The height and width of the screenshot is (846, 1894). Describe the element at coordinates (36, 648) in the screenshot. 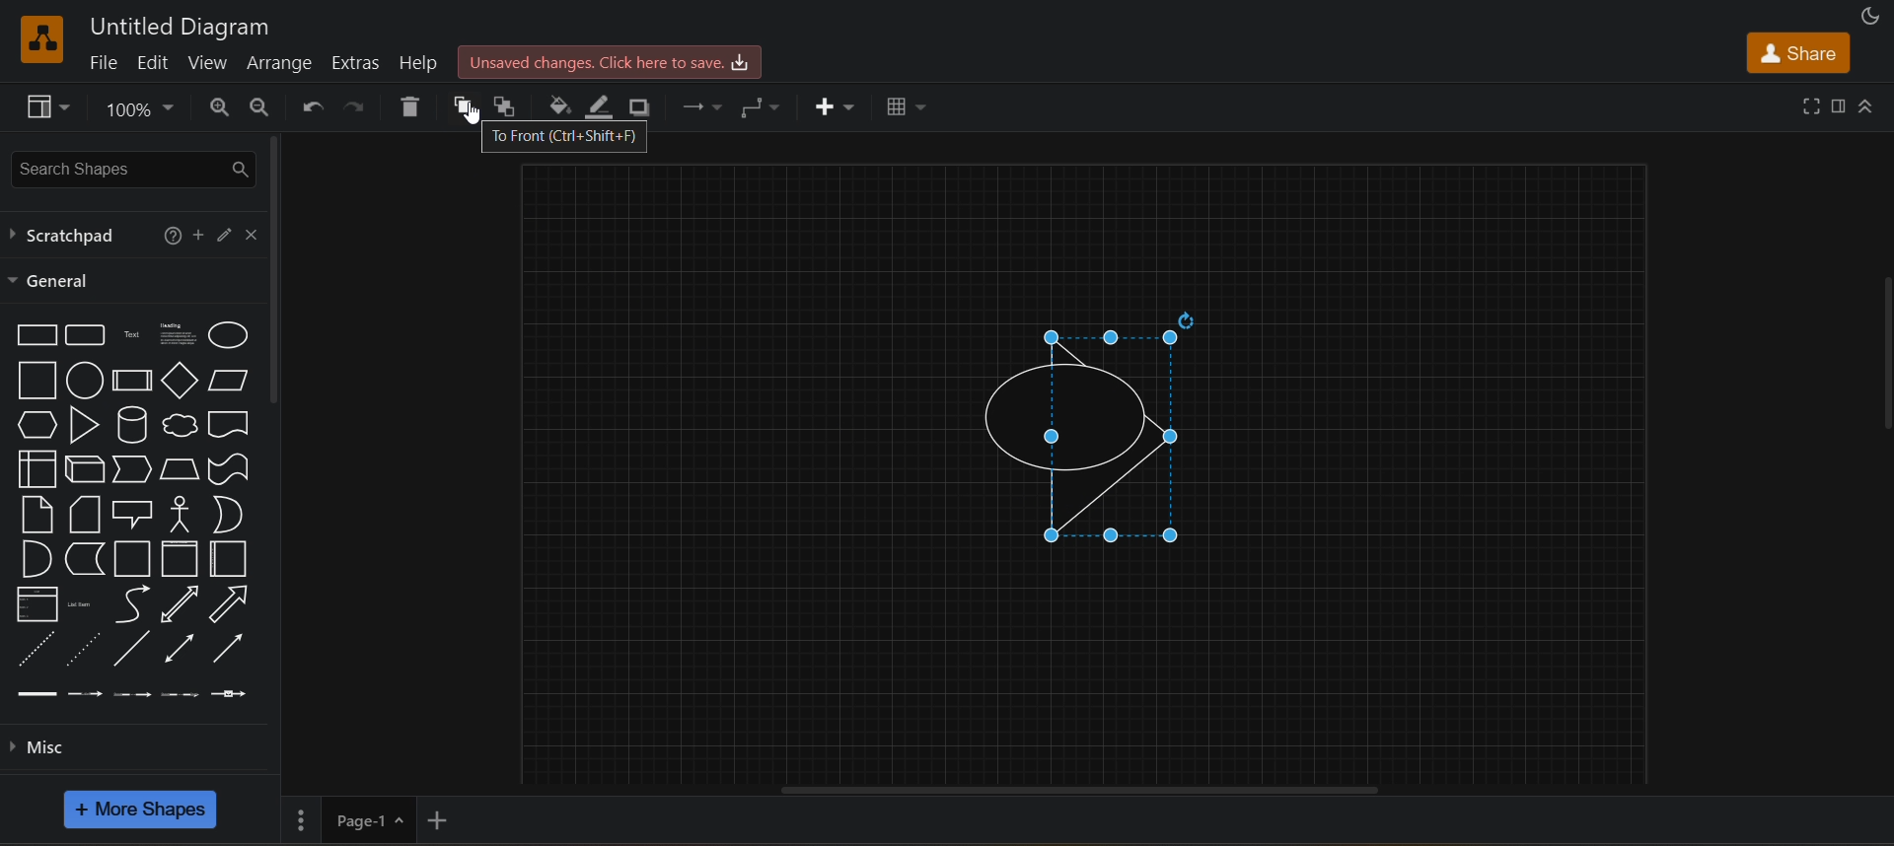

I see `dashed line` at that location.